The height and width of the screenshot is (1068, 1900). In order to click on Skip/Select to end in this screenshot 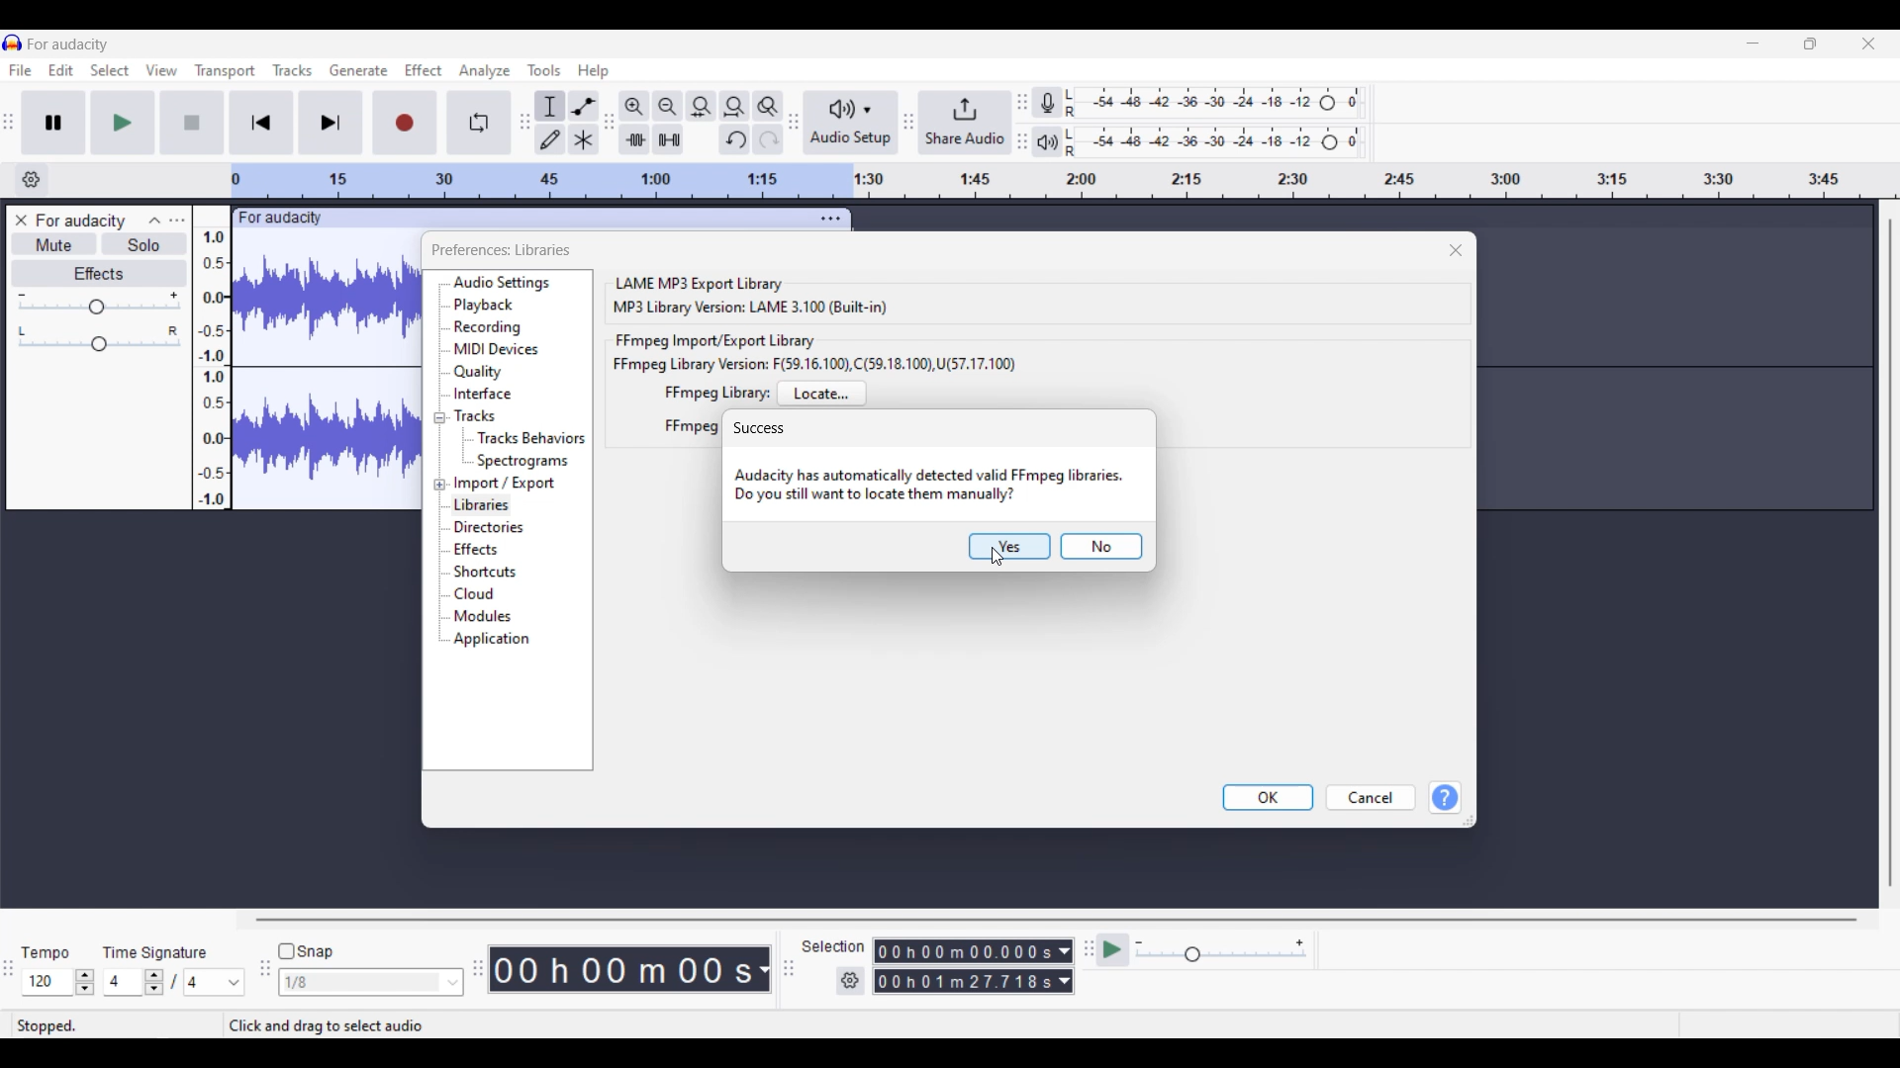, I will do `click(331, 123)`.